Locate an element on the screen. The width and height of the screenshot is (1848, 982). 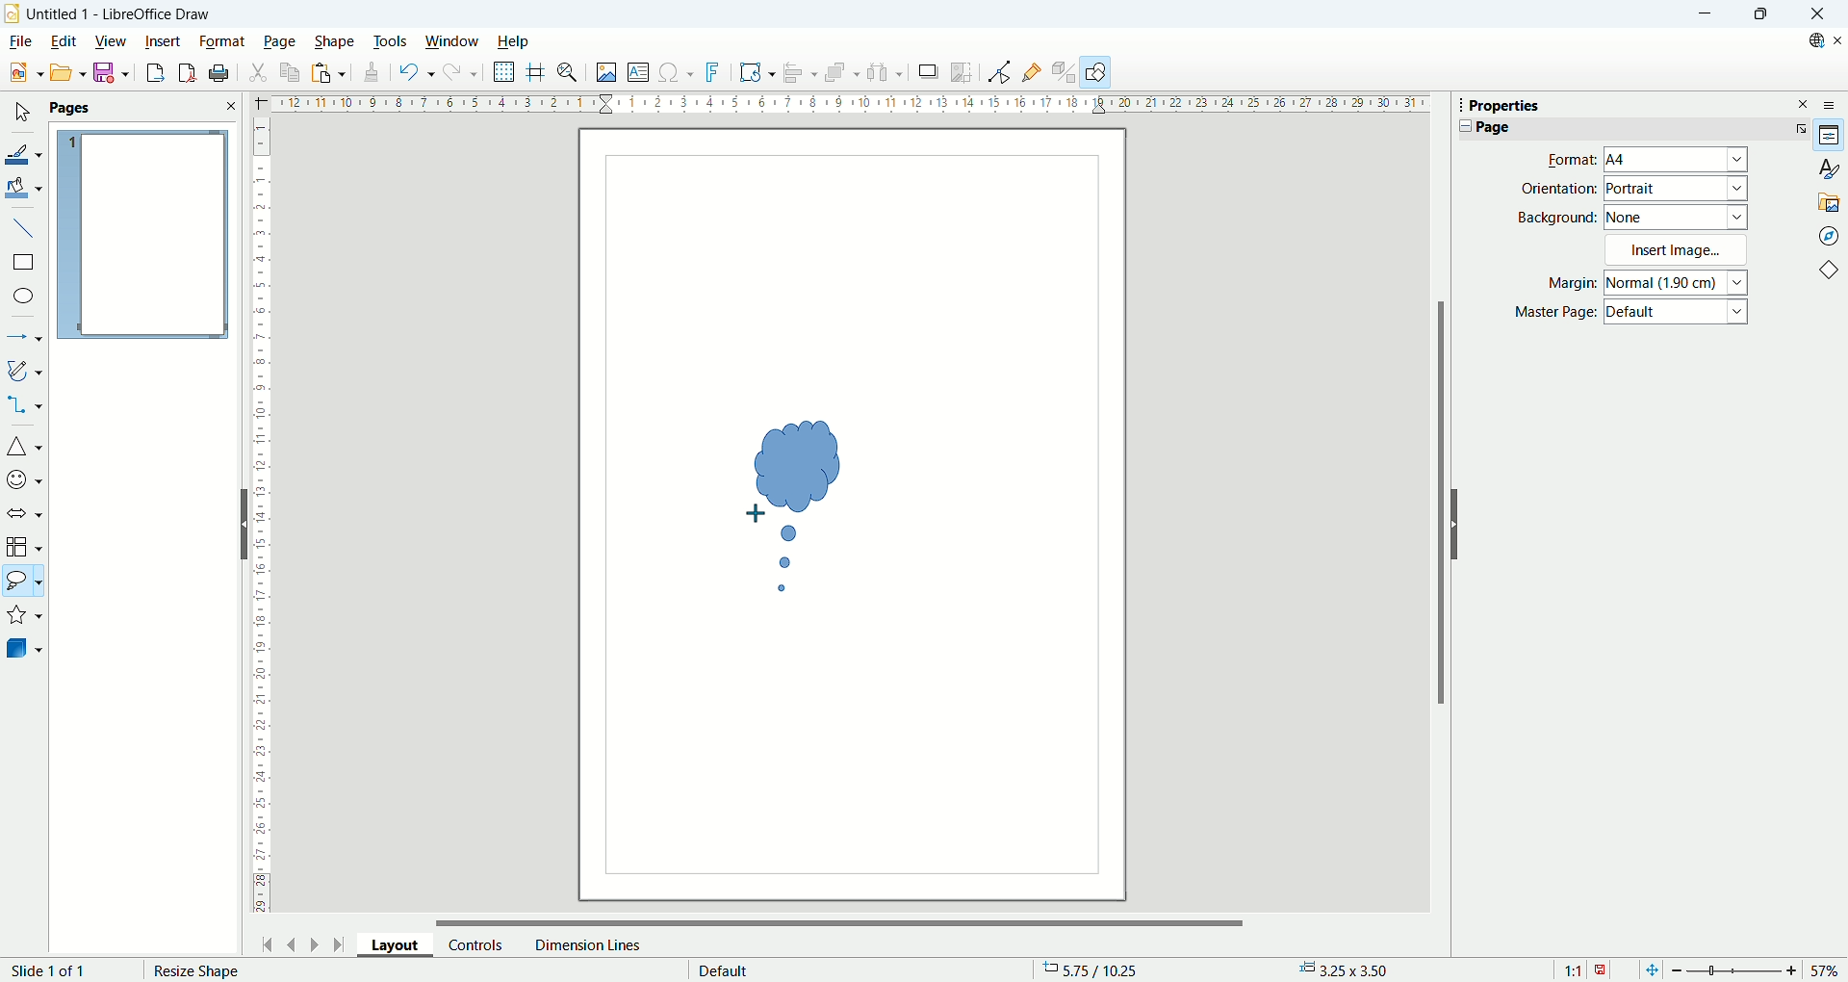
Callout shape is located at coordinates (796, 506).